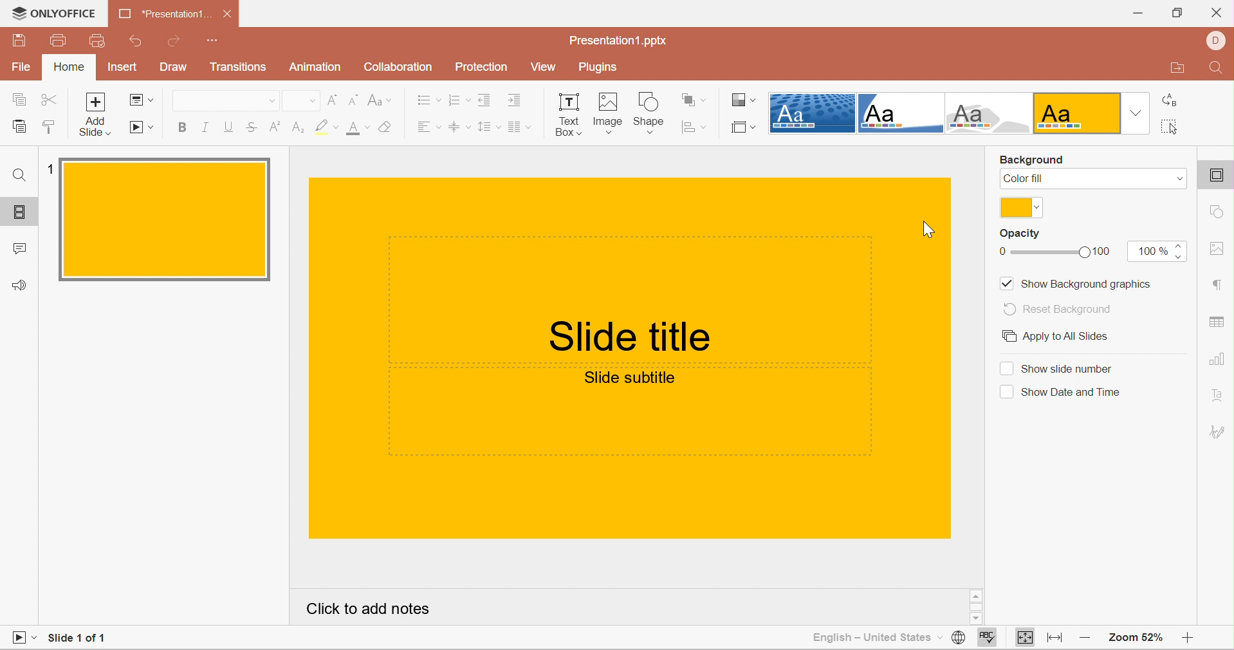  Describe the element at coordinates (16, 98) in the screenshot. I see `Copy` at that location.